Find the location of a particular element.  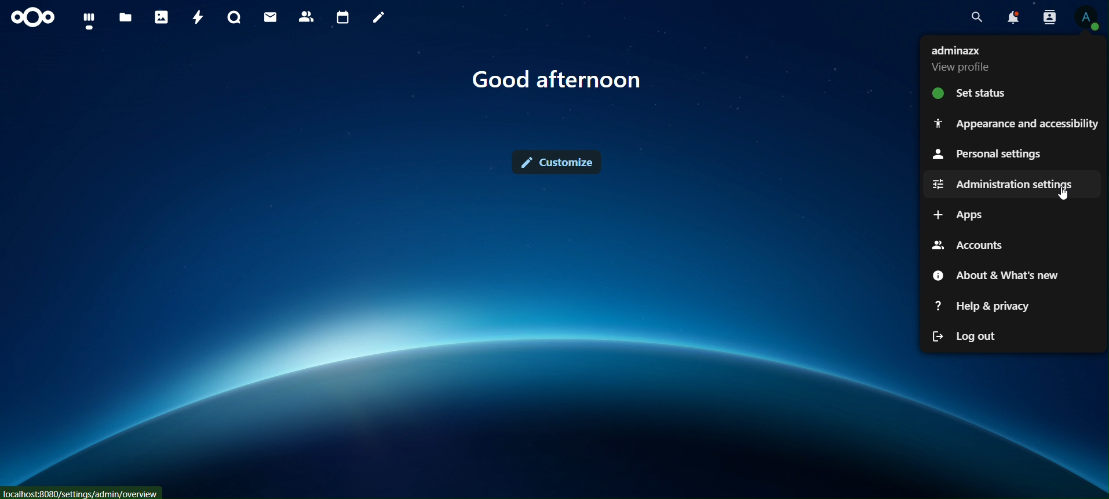

help & privacy is located at coordinates (980, 306).